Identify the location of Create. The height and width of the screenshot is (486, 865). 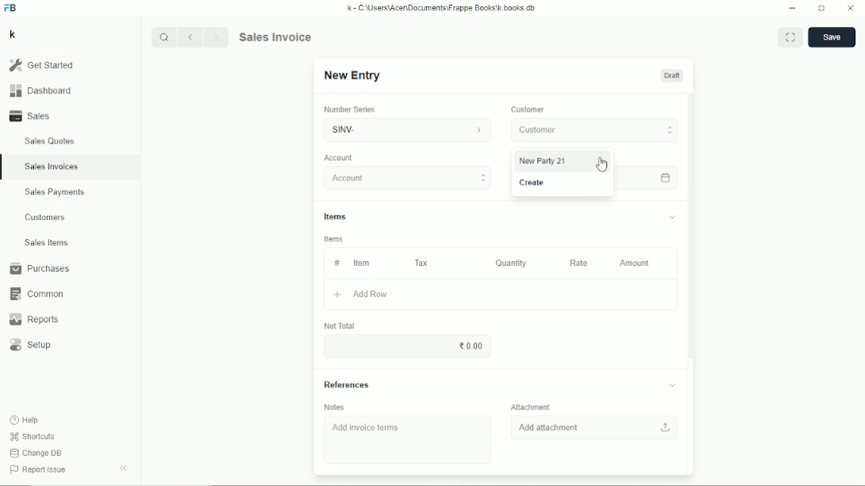
(534, 182).